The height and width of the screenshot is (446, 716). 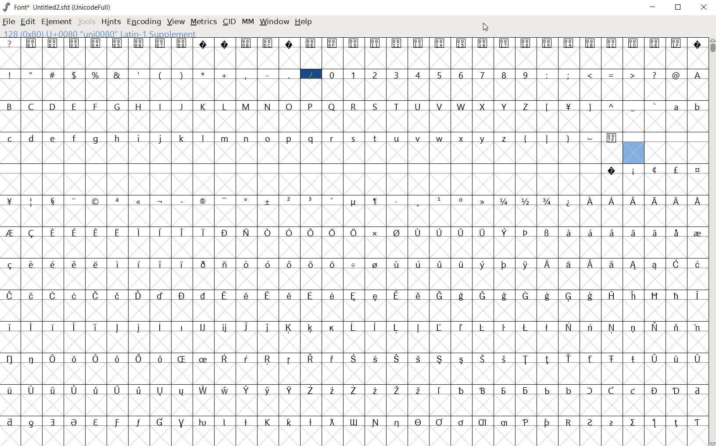 What do you see at coordinates (246, 233) in the screenshot?
I see `glyph` at bounding box center [246, 233].